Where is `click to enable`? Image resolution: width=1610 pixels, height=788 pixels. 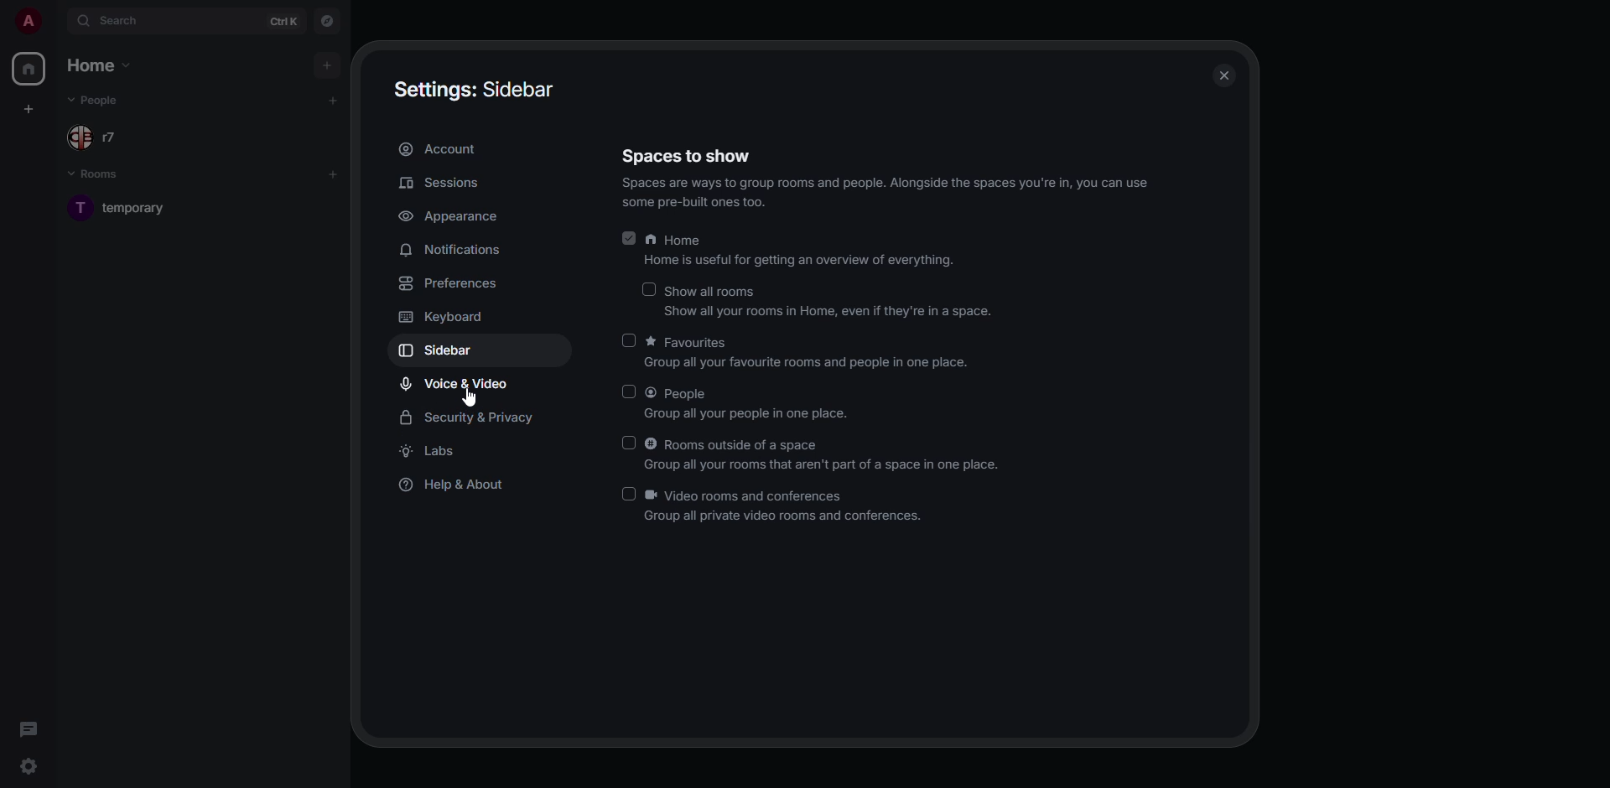
click to enable is located at coordinates (629, 391).